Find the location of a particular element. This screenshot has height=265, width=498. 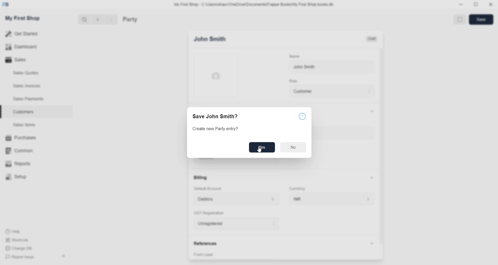

full screen is located at coordinates (460, 20).